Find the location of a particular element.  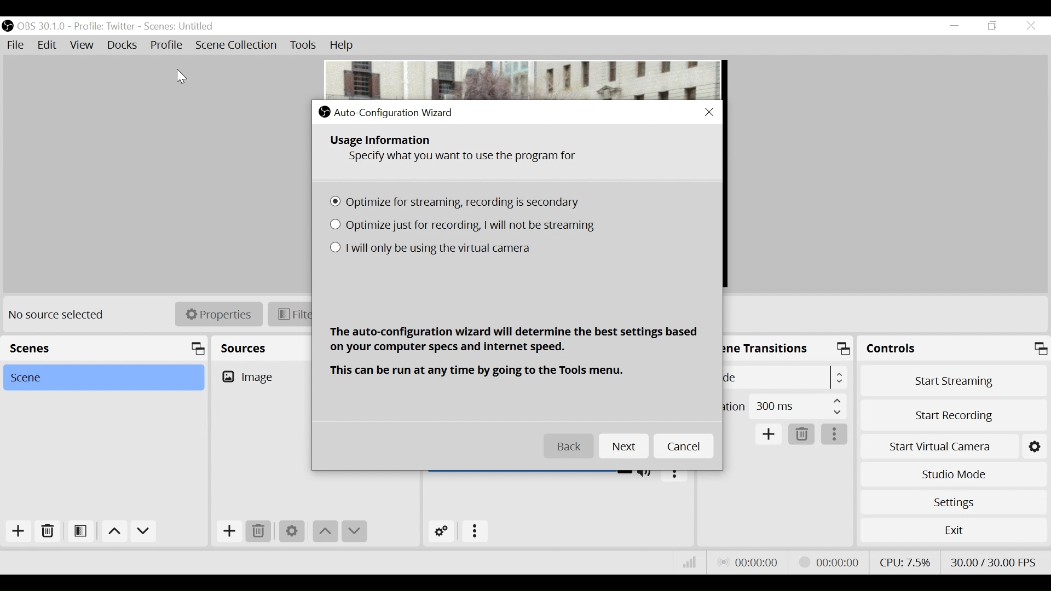

Controls Panel is located at coordinates (955, 349).